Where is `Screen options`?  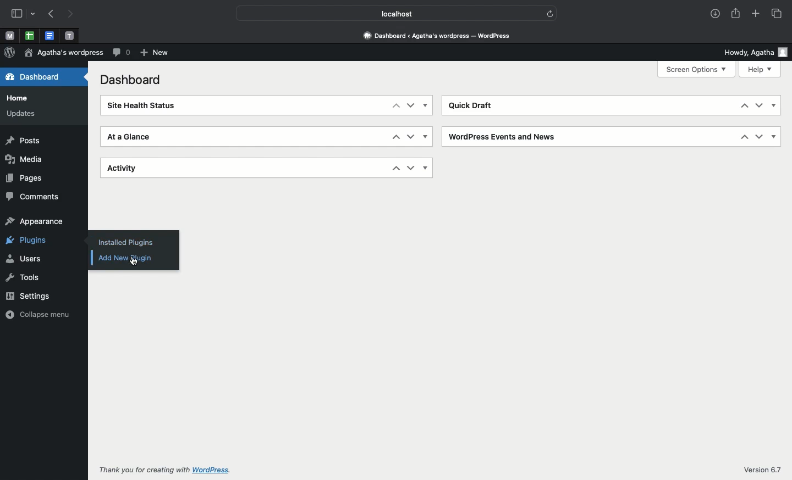
Screen options is located at coordinates (697, 70).